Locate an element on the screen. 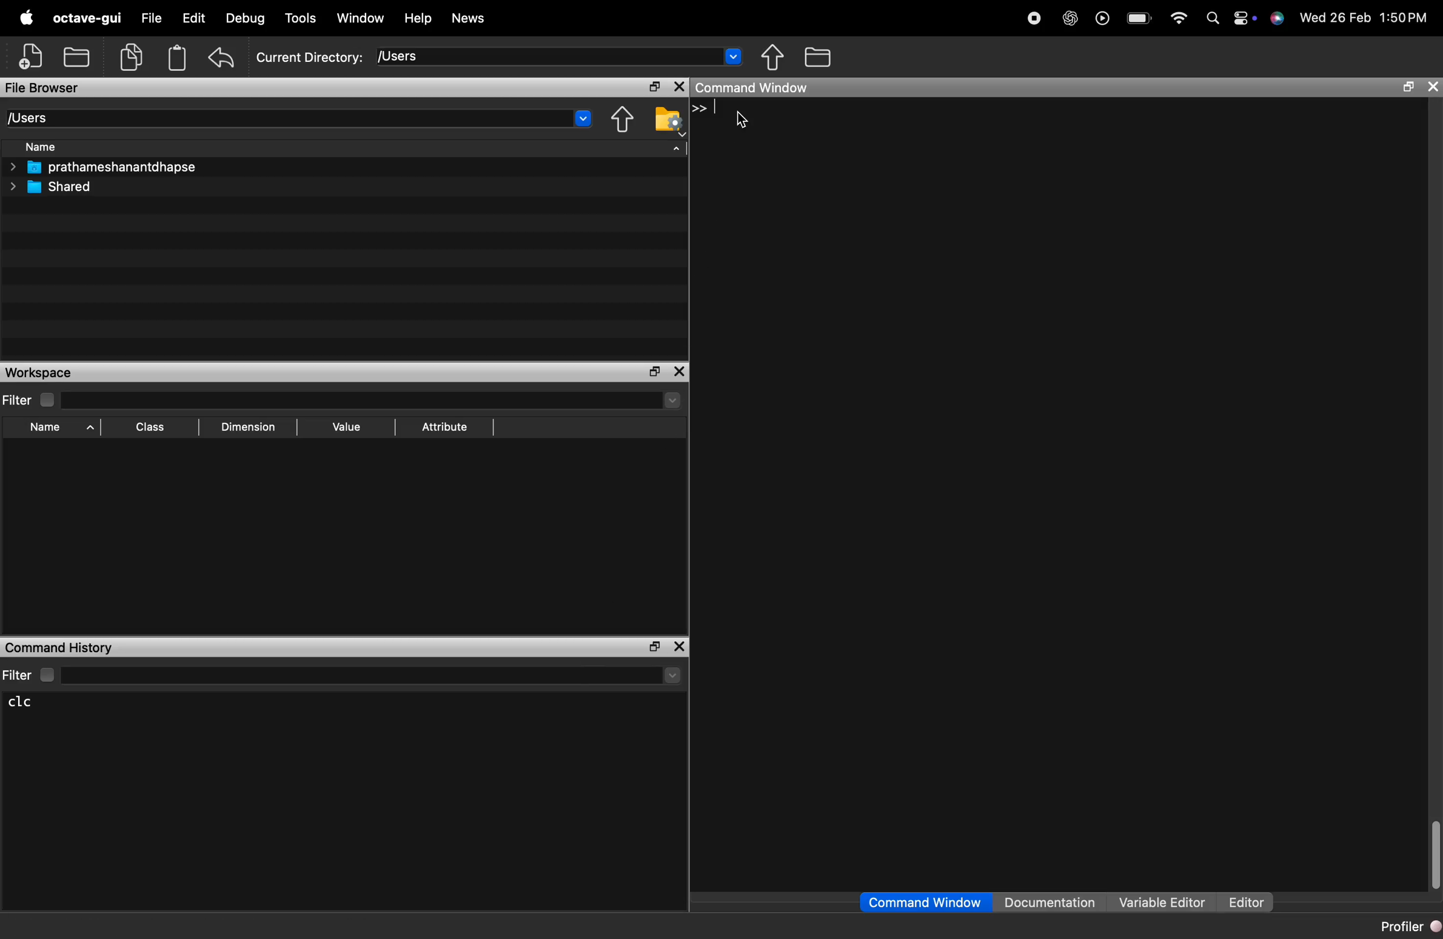  Debug is located at coordinates (247, 18).